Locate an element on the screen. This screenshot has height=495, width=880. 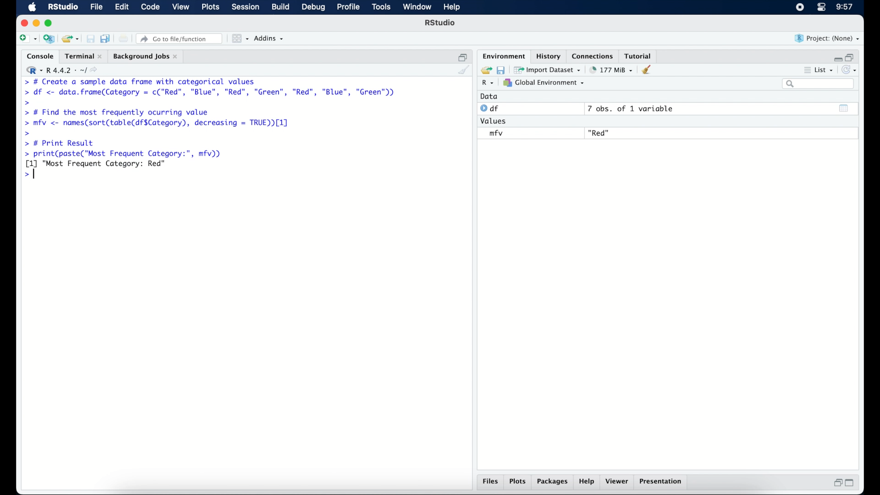
global environment is located at coordinates (547, 83).